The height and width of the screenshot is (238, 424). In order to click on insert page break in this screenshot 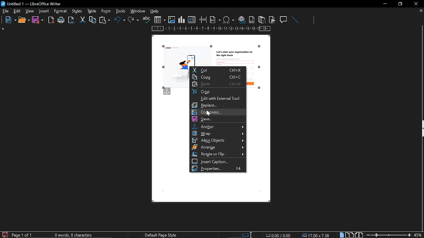, I will do `click(203, 20)`.